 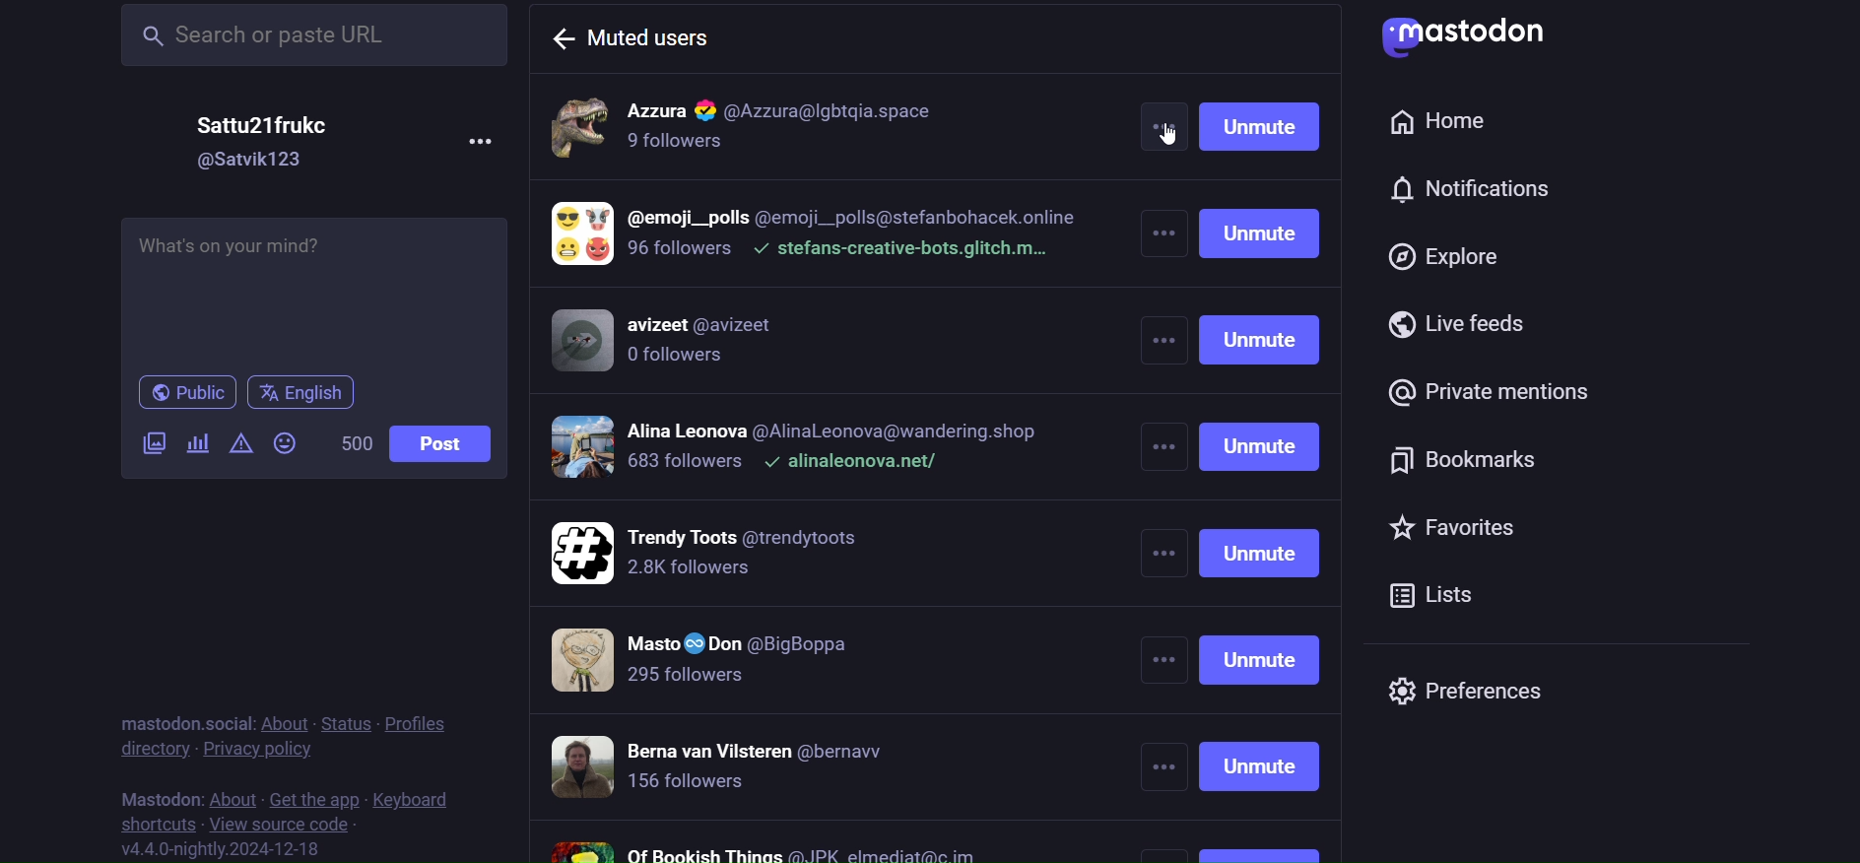 What do you see at coordinates (775, 847) in the screenshot?
I see `muted accounts 8` at bounding box center [775, 847].